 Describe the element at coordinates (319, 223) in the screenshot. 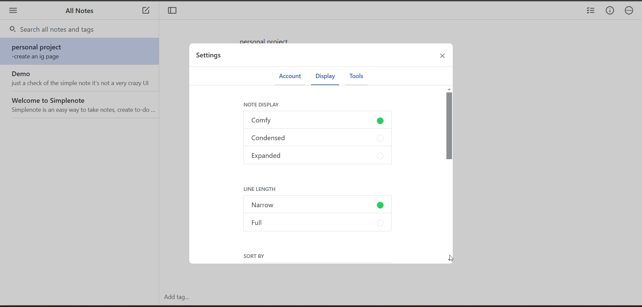

I see `full` at that location.